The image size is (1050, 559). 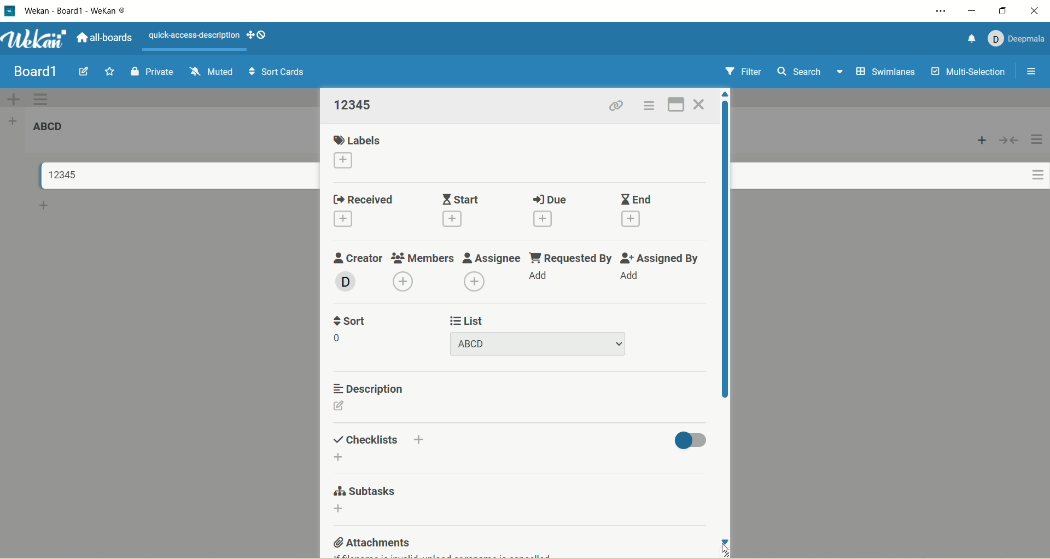 What do you see at coordinates (1035, 10) in the screenshot?
I see `close` at bounding box center [1035, 10].